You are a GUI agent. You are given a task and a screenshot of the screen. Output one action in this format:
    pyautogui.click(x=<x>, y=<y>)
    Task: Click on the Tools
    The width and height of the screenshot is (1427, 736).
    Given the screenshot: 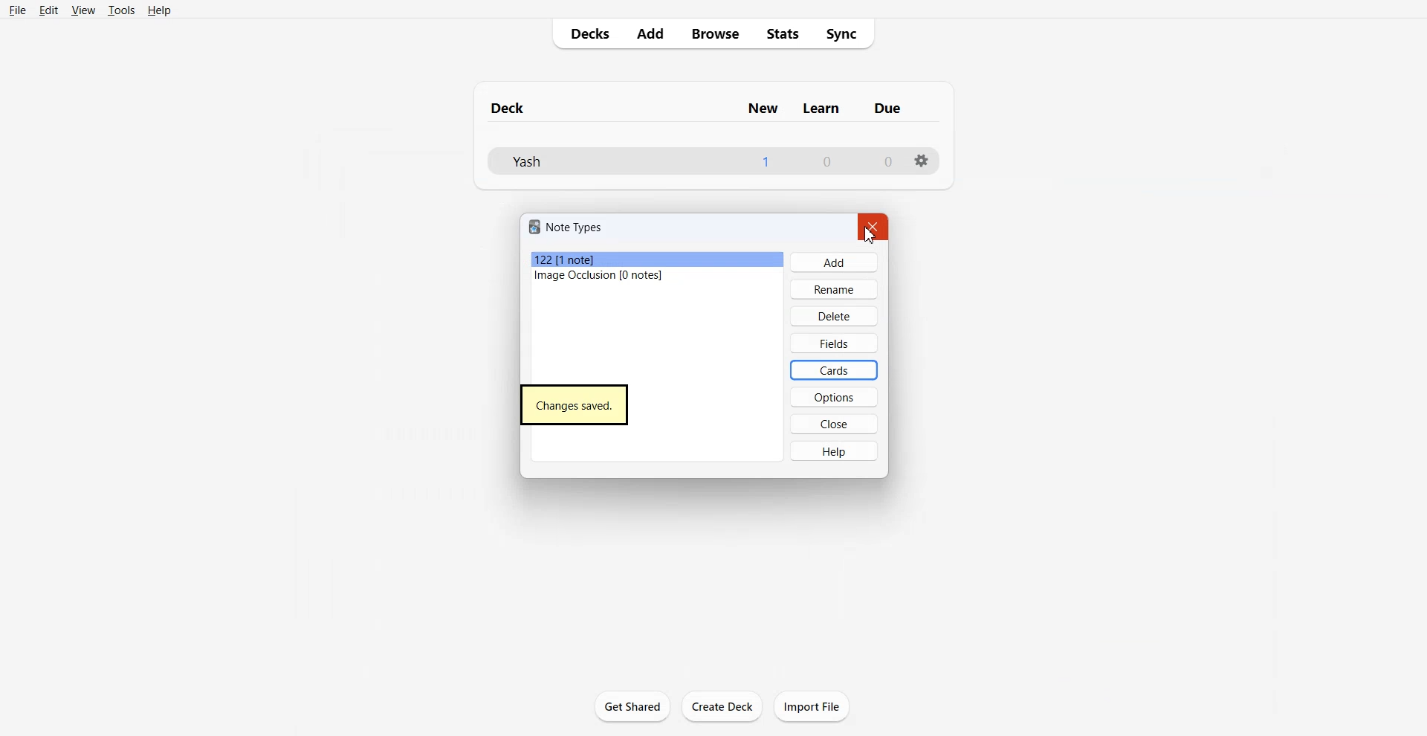 What is the action you would take?
    pyautogui.click(x=122, y=10)
    